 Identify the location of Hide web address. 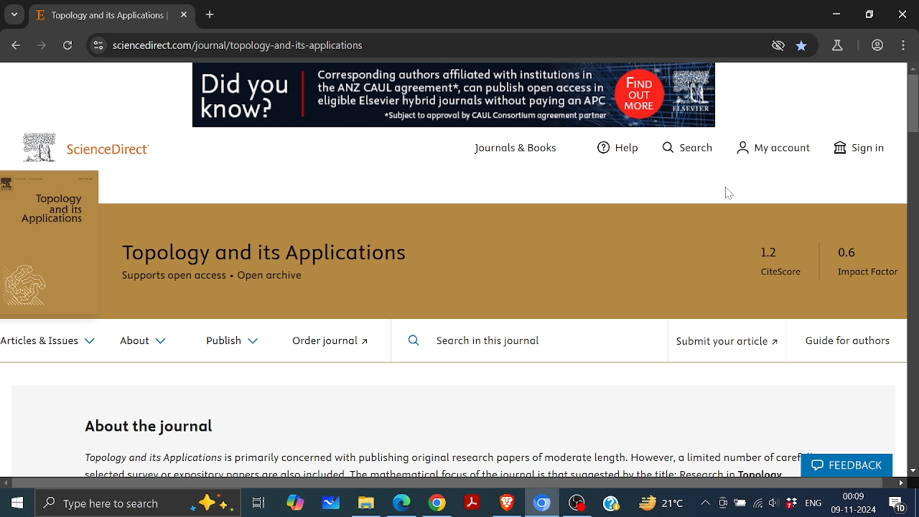
(778, 46).